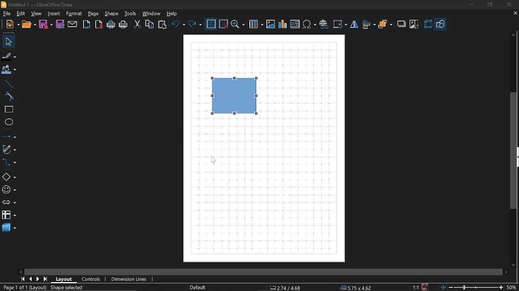  Describe the element at coordinates (9, 188) in the screenshot. I see `Symbol shapes` at that location.